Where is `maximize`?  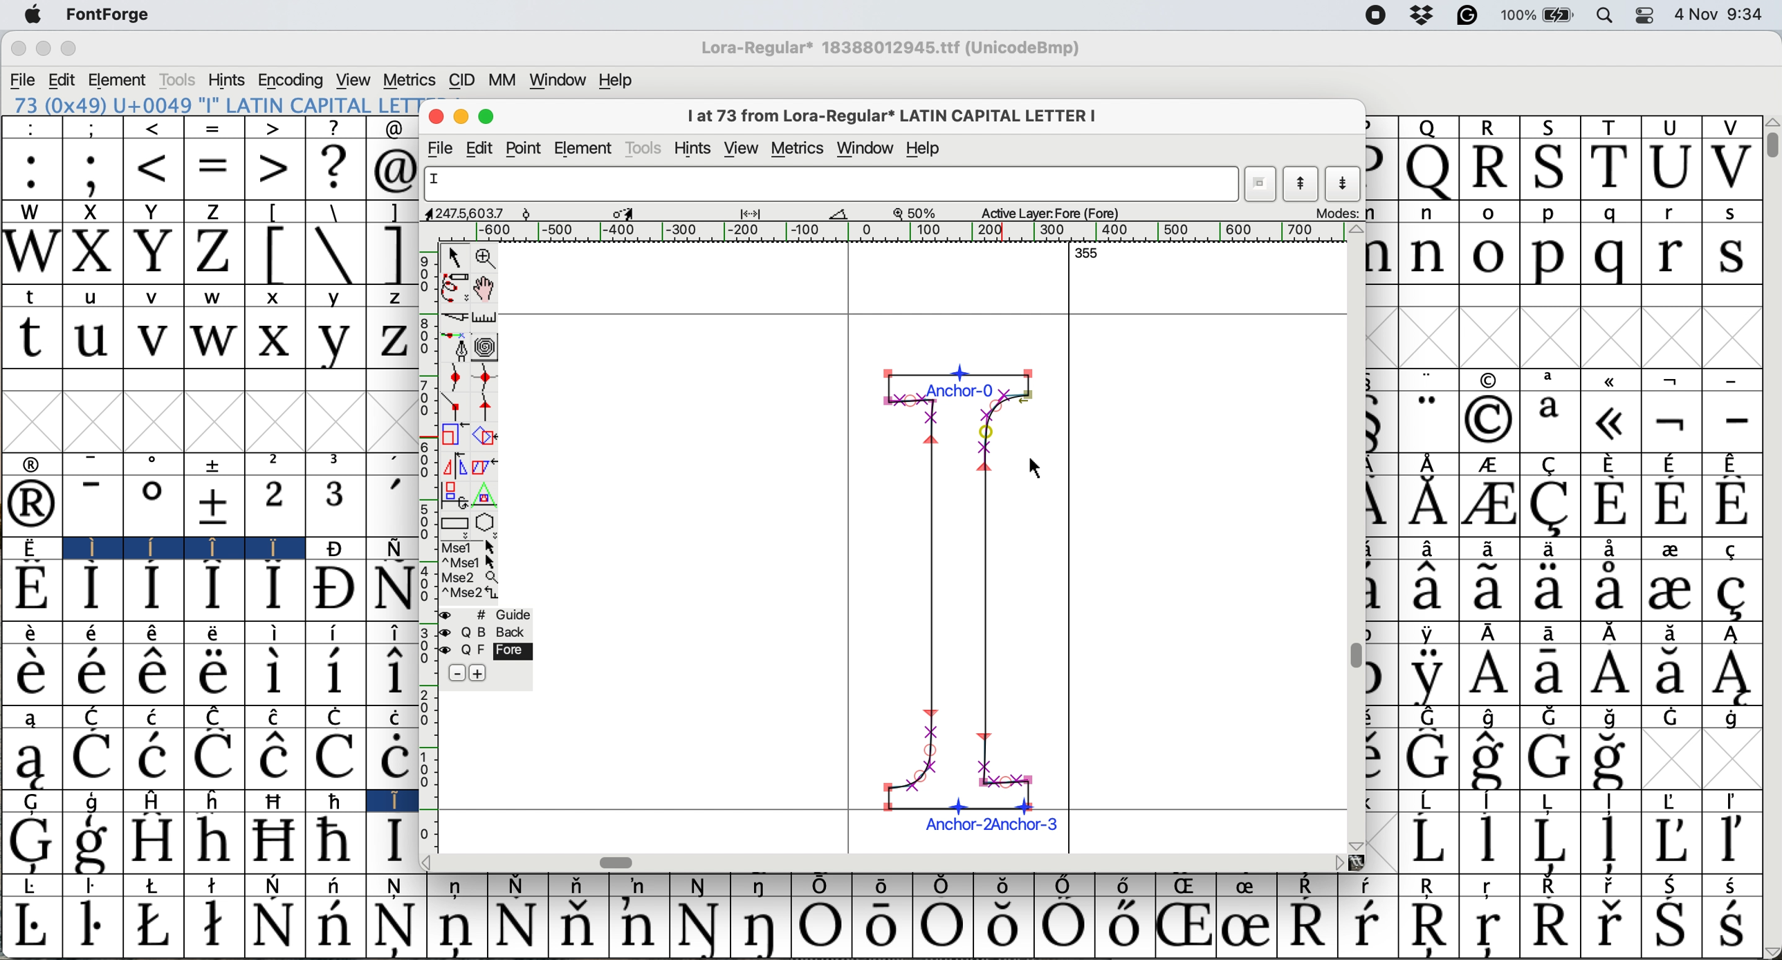
maximize is located at coordinates (69, 48).